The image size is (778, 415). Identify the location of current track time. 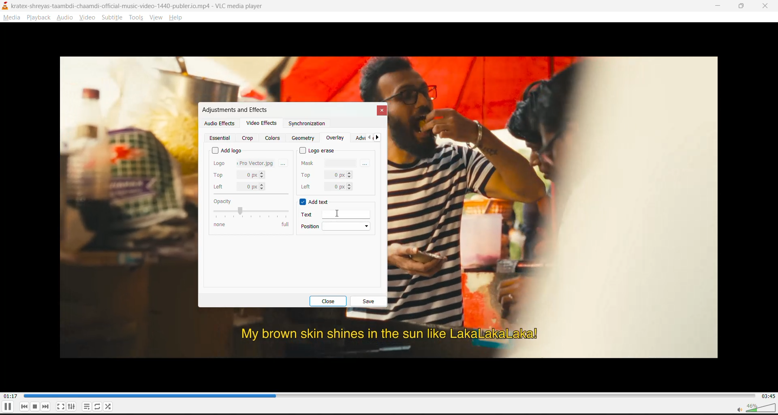
(12, 395).